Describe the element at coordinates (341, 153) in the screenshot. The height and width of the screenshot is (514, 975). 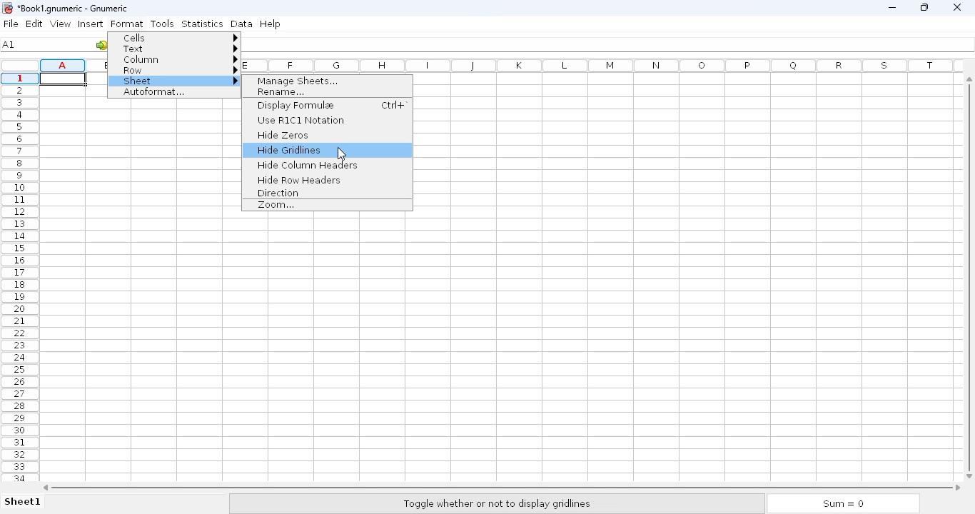
I see `cursor` at that location.